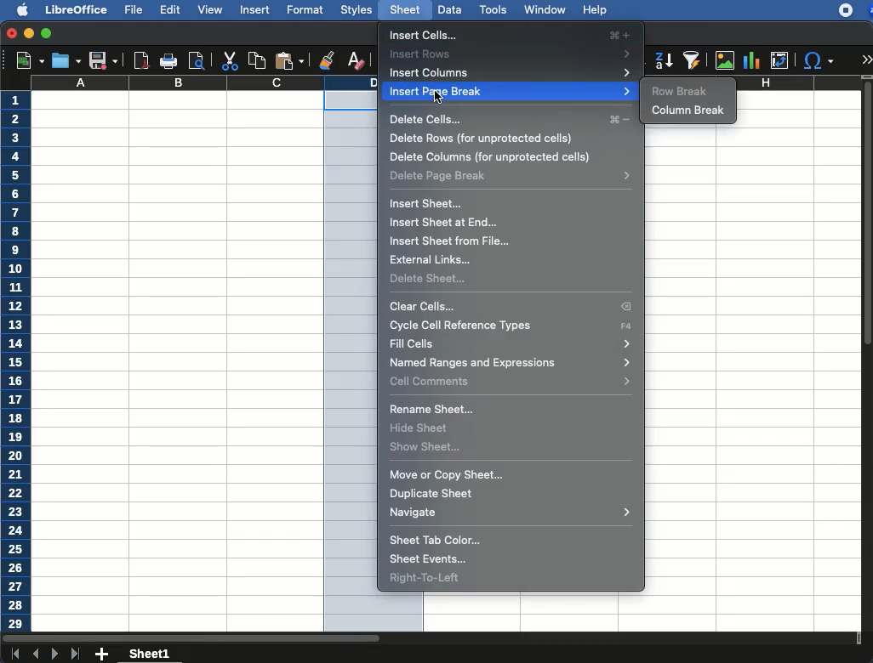 This screenshot has height=663, width=873. I want to click on delete columns (for unprotected cels), so click(498, 158).